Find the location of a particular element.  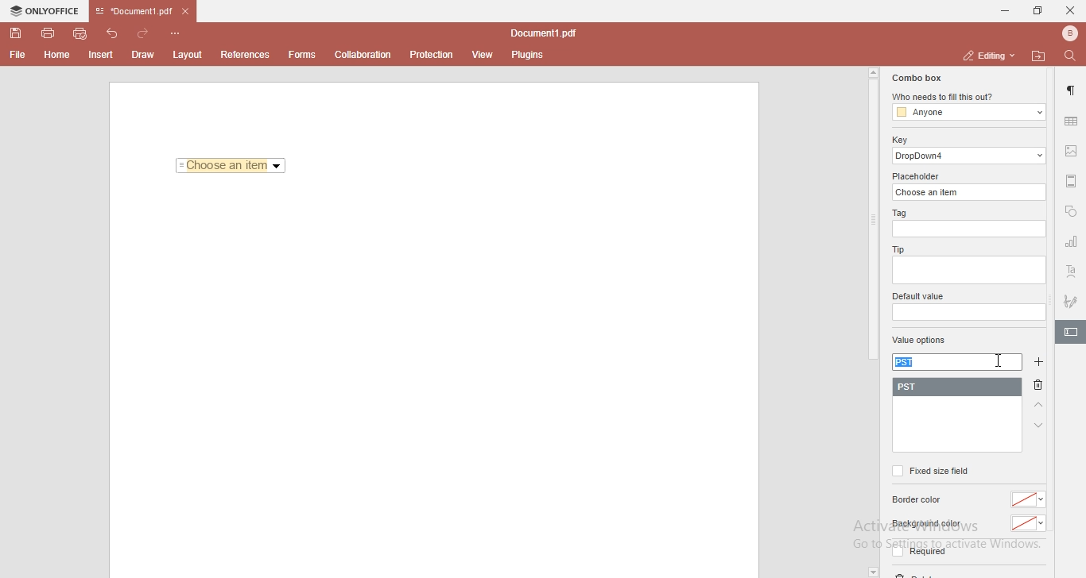

background color is located at coordinates (925, 524).